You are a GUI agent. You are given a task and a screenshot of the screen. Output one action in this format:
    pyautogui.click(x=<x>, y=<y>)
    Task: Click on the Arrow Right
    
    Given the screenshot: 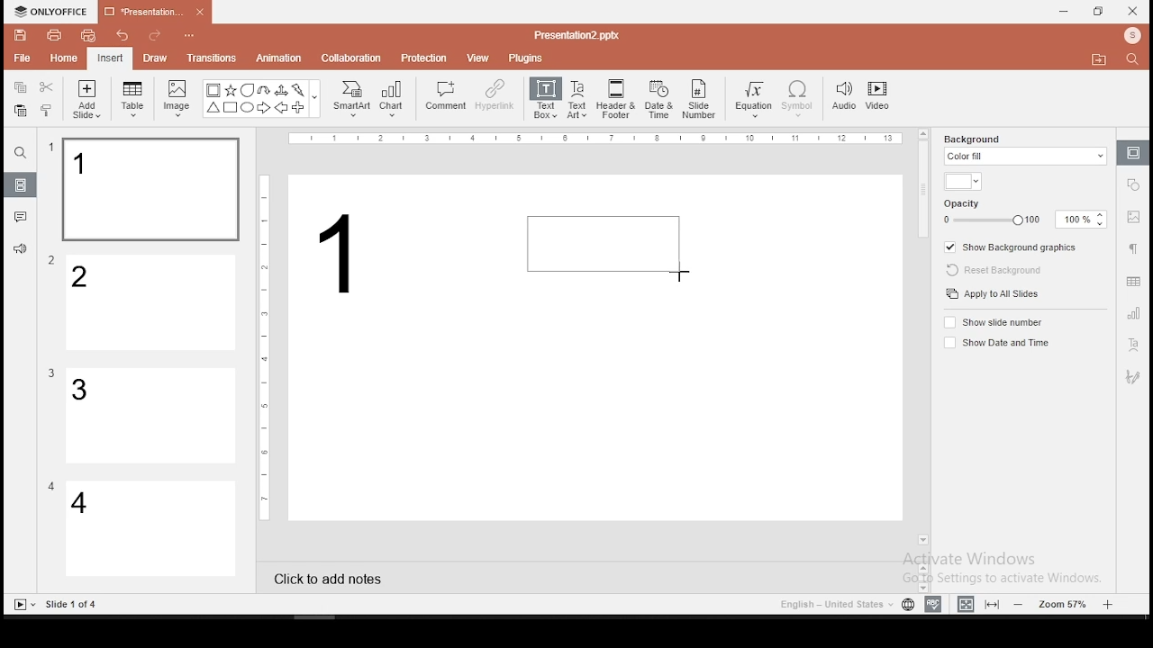 What is the action you would take?
    pyautogui.click(x=265, y=109)
    